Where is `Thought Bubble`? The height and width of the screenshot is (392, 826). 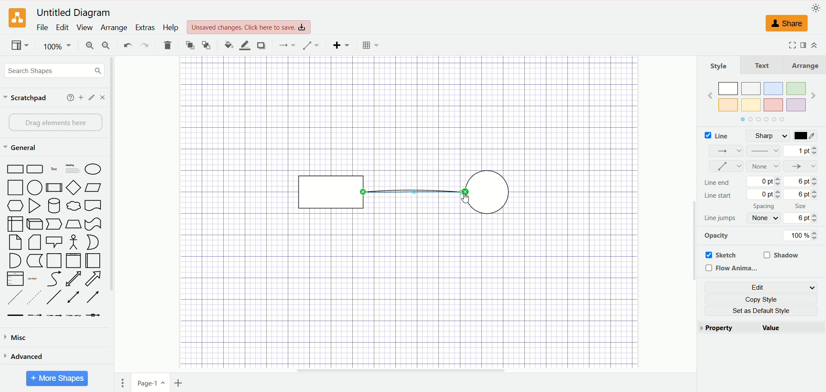
Thought Bubble is located at coordinates (74, 206).